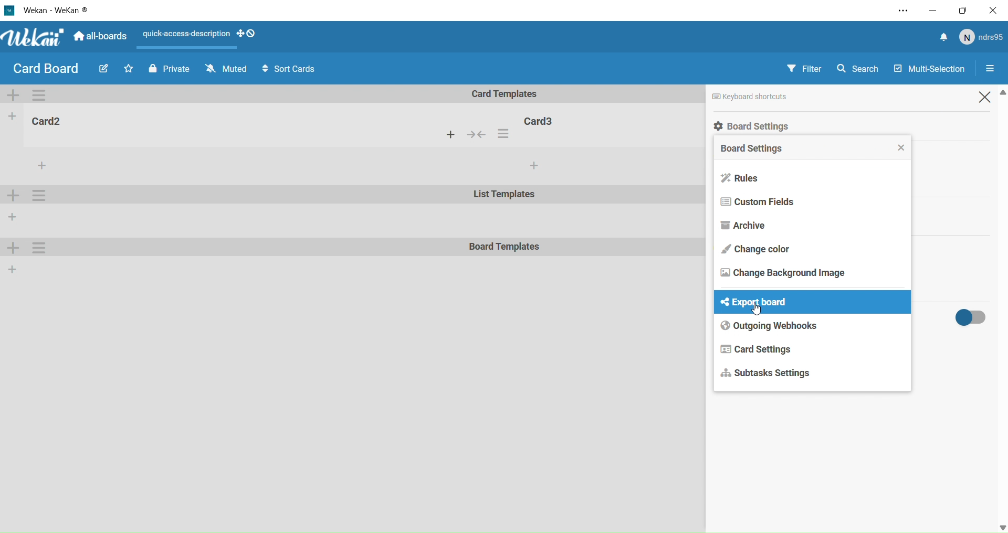 The height and width of the screenshot is (533, 1008). Describe the element at coordinates (99, 38) in the screenshot. I see `` at that location.